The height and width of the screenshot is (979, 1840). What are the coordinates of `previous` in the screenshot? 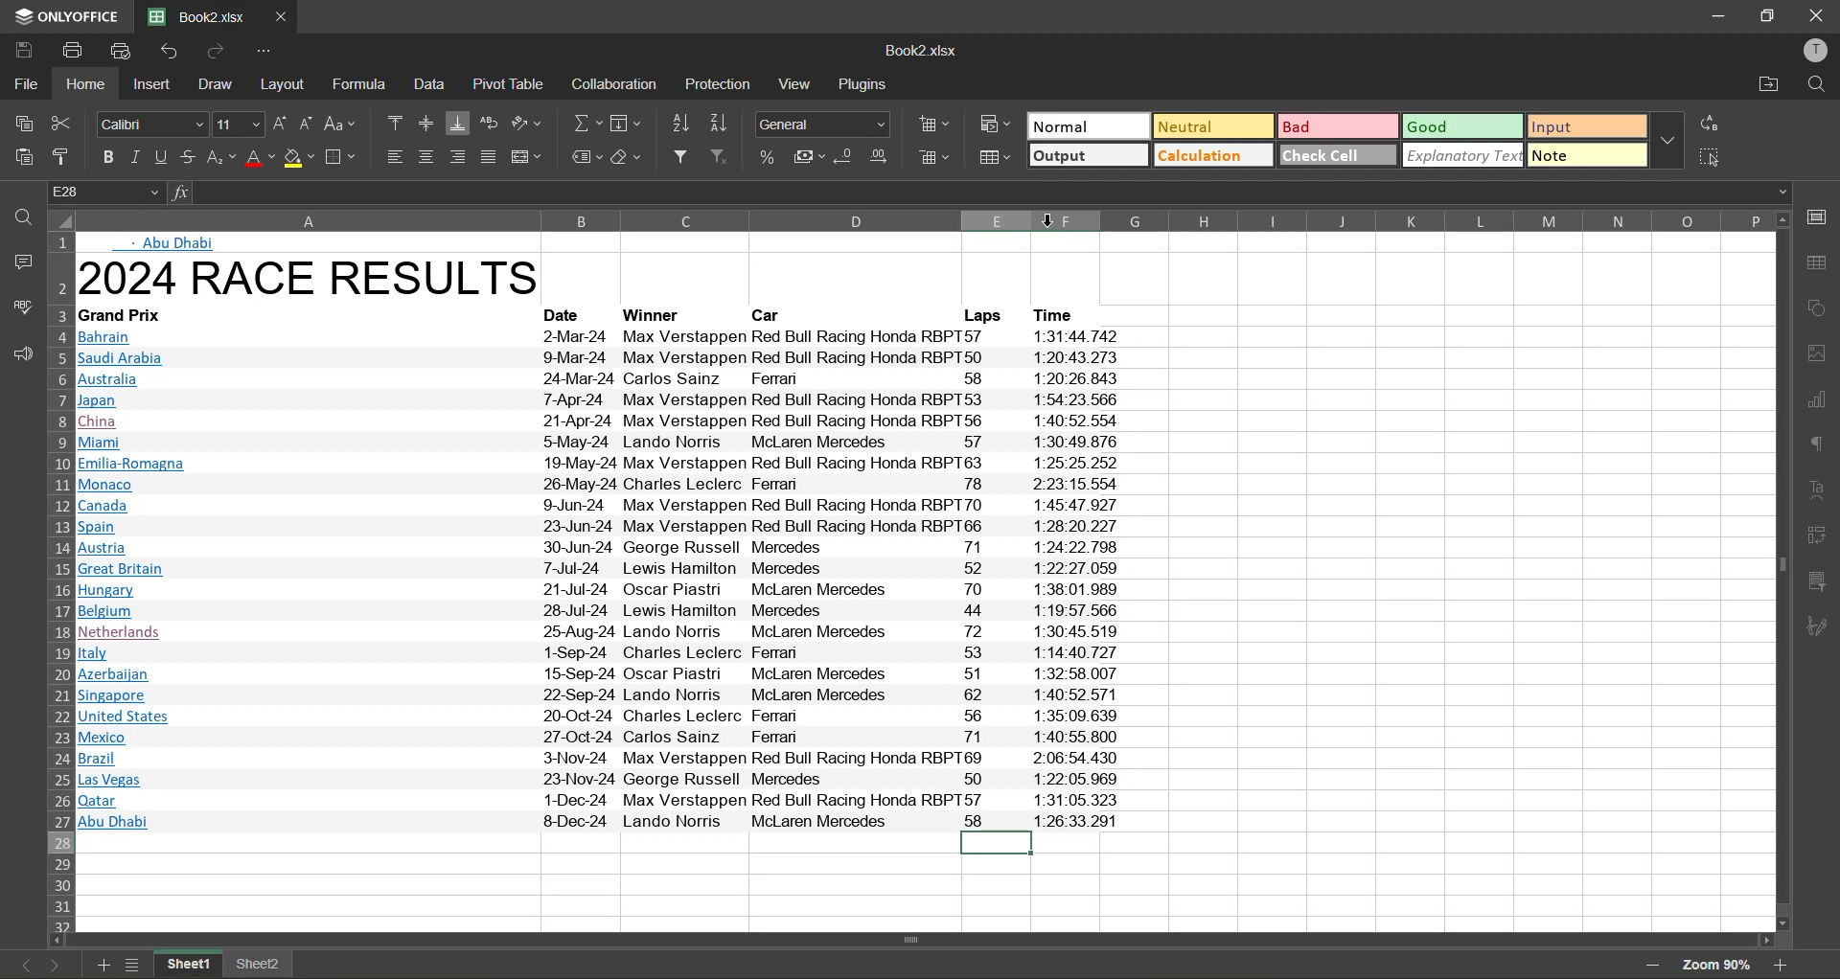 It's located at (15, 964).